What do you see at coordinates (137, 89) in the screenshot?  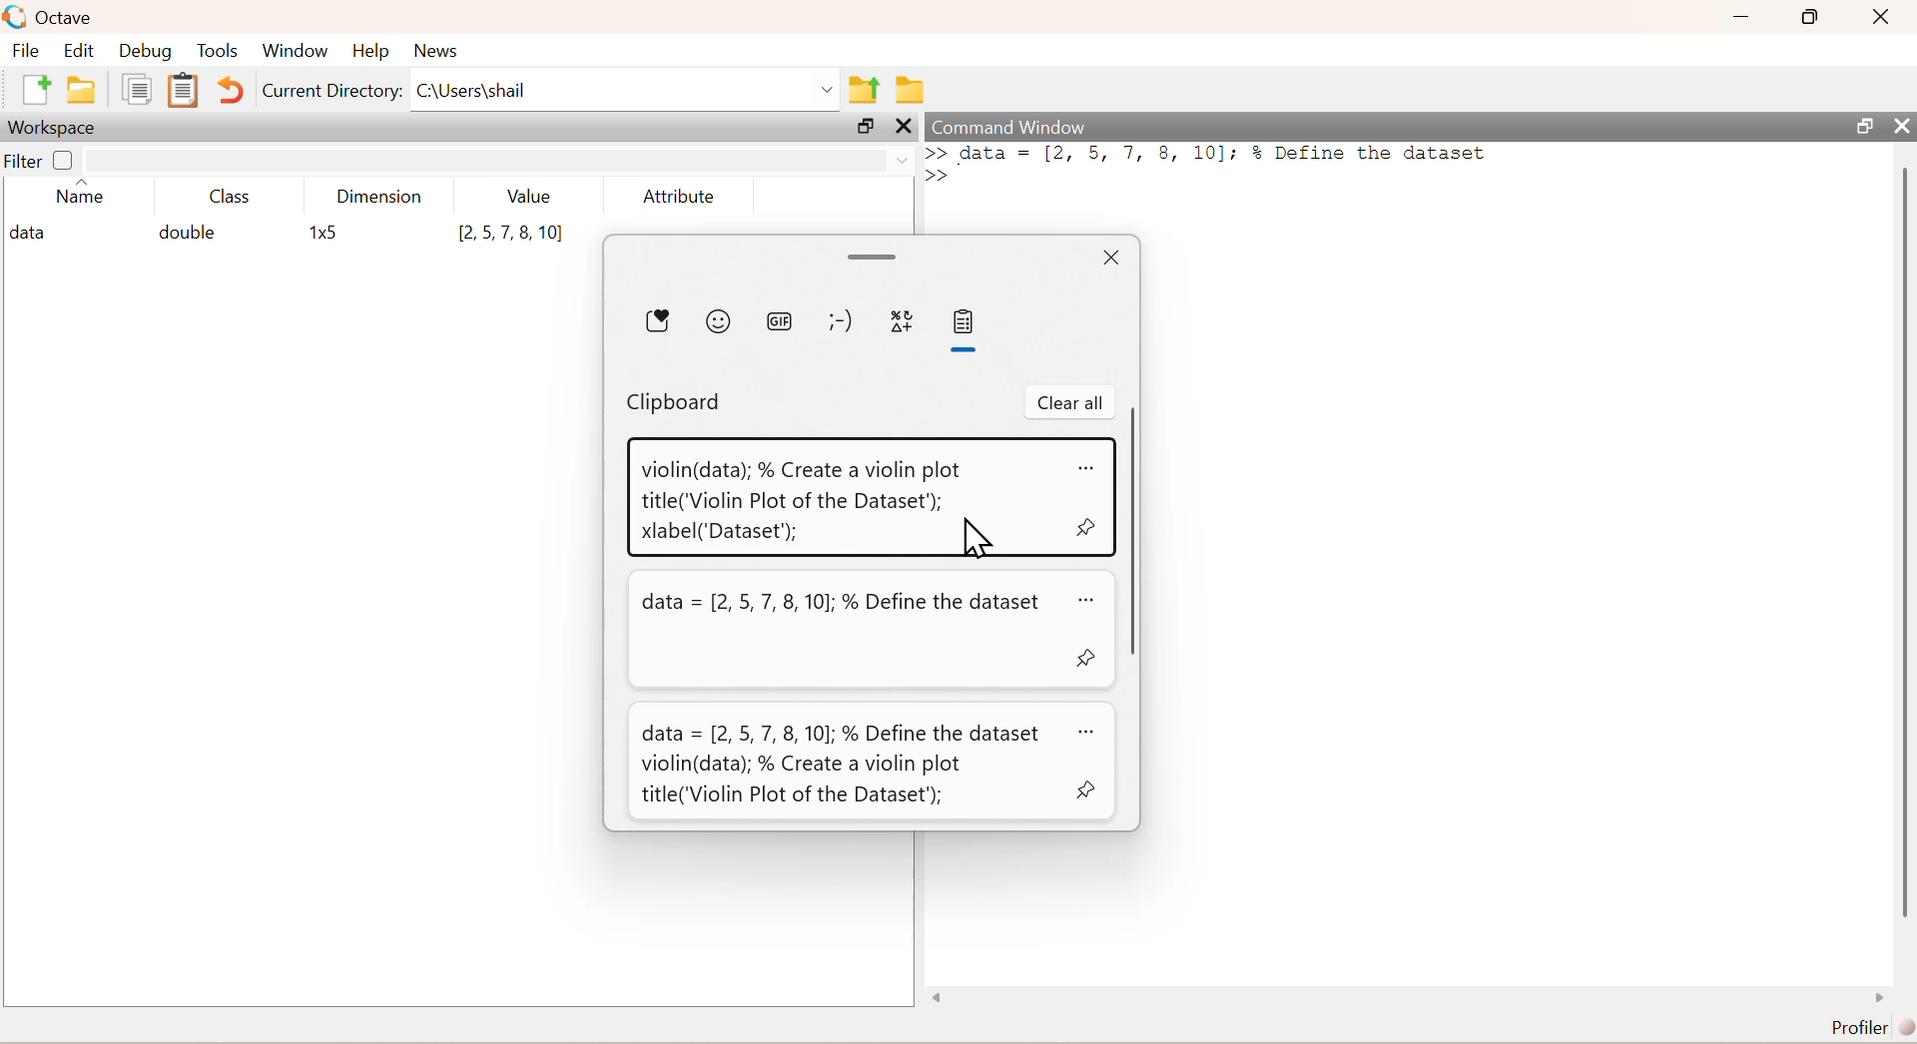 I see `copy` at bounding box center [137, 89].